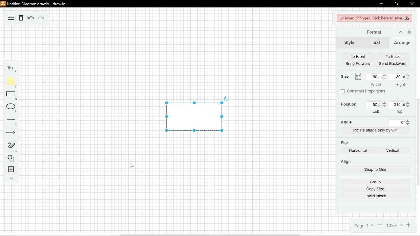  I want to click on restore down, so click(396, 4).